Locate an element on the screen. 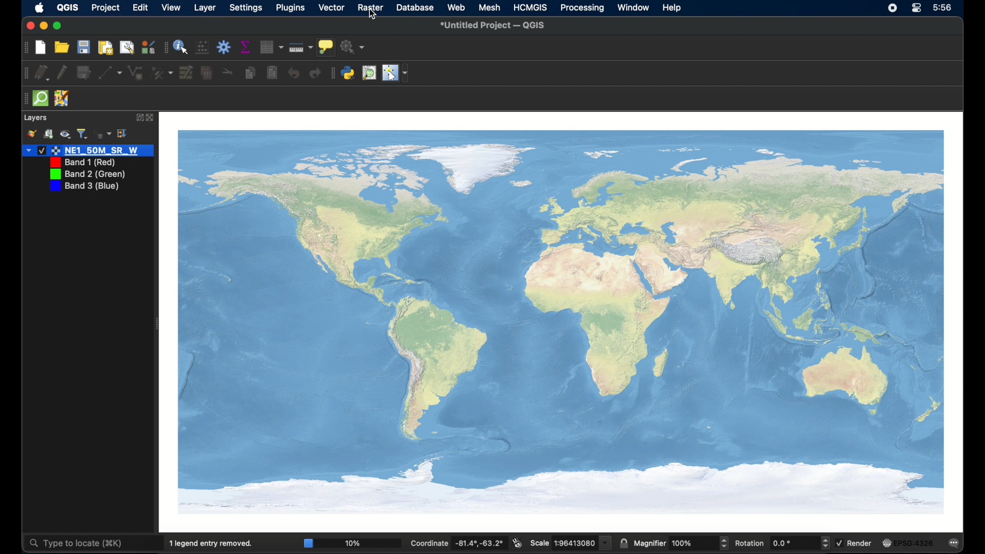  undo is located at coordinates (293, 73).